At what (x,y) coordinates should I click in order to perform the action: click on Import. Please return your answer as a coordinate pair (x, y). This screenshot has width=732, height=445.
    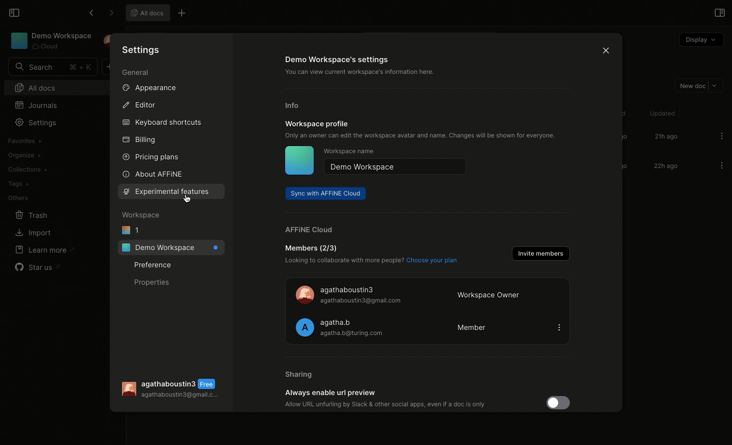
    Looking at the image, I should click on (32, 234).